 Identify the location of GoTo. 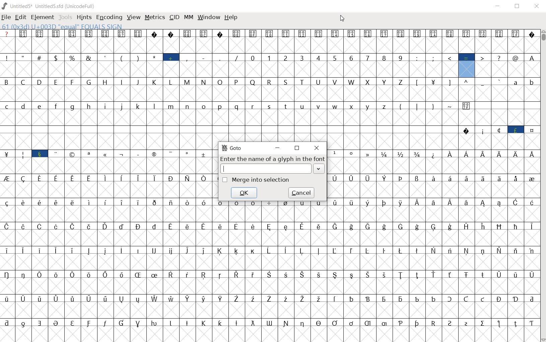
(232, 148).